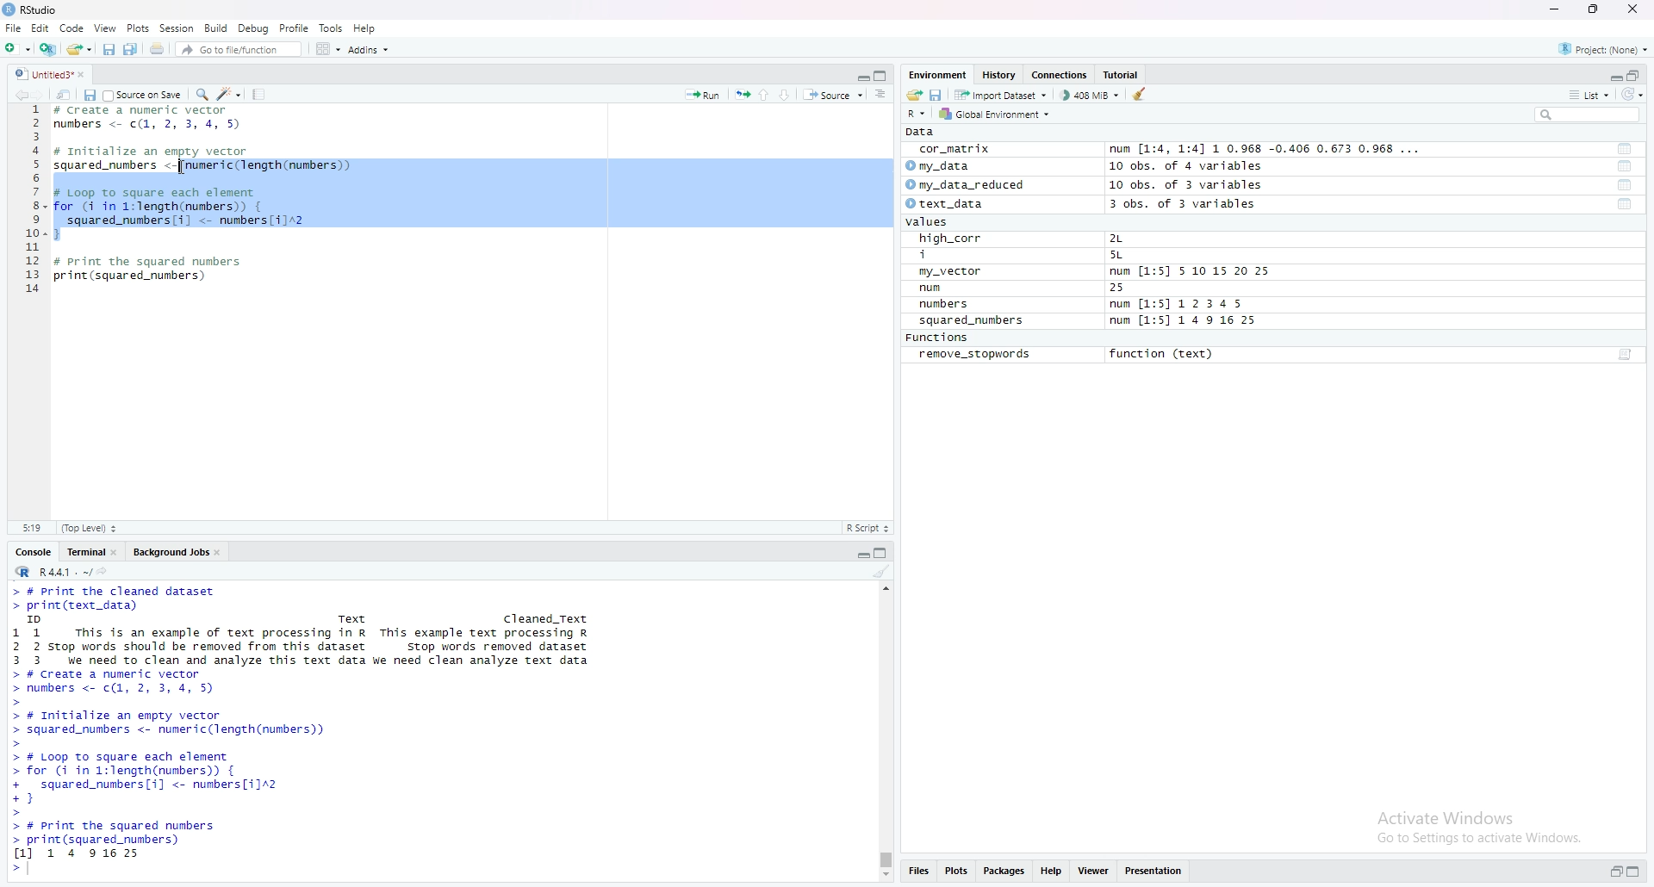 This screenshot has width=1654, height=887. What do you see at coordinates (996, 114) in the screenshot?
I see `Global Environment` at bounding box center [996, 114].